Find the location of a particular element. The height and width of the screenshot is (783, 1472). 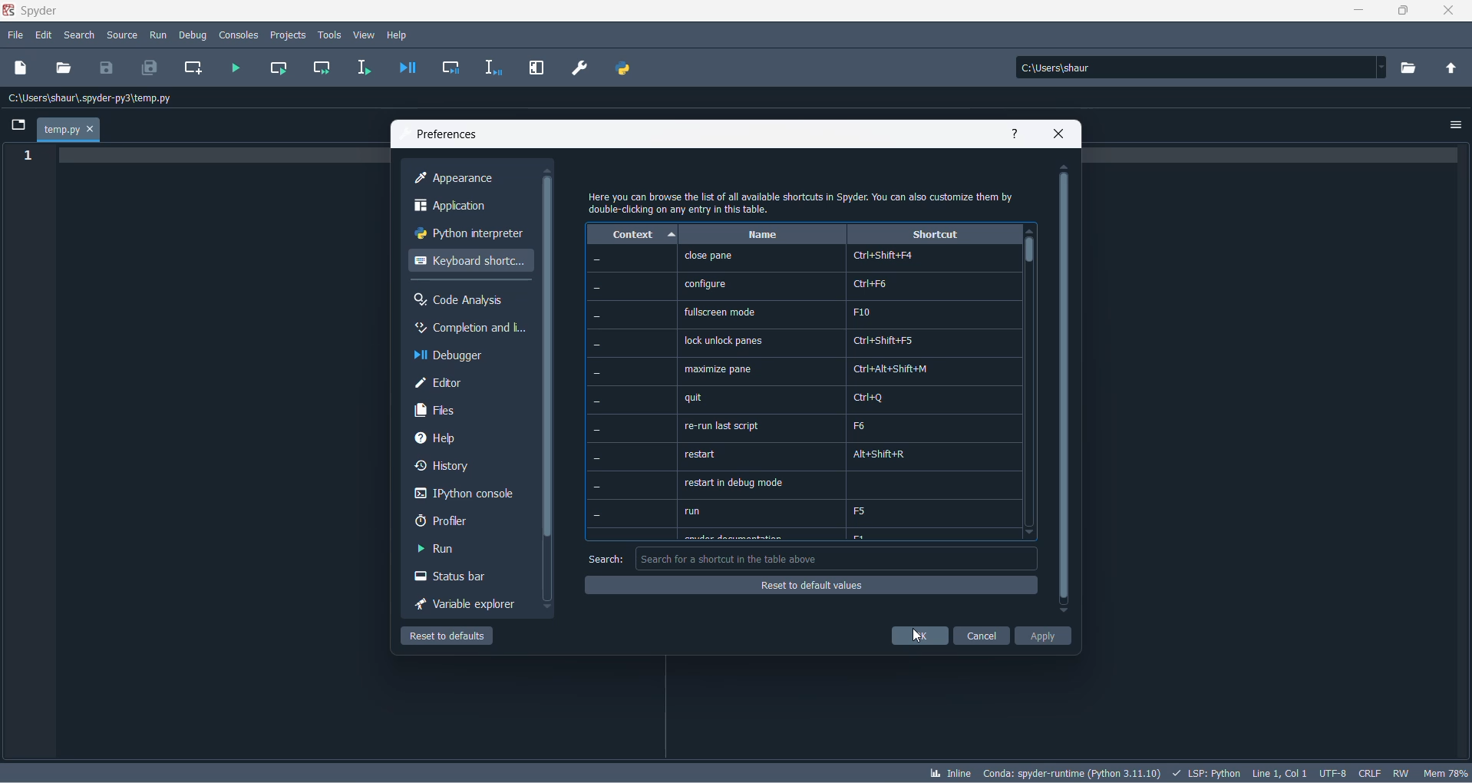

files is located at coordinates (471, 411).